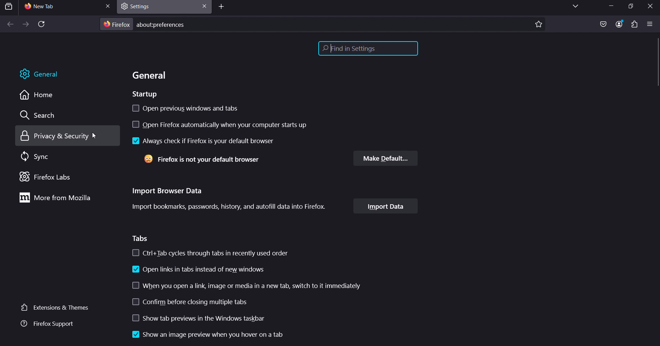  I want to click on current tab, so click(48, 7).